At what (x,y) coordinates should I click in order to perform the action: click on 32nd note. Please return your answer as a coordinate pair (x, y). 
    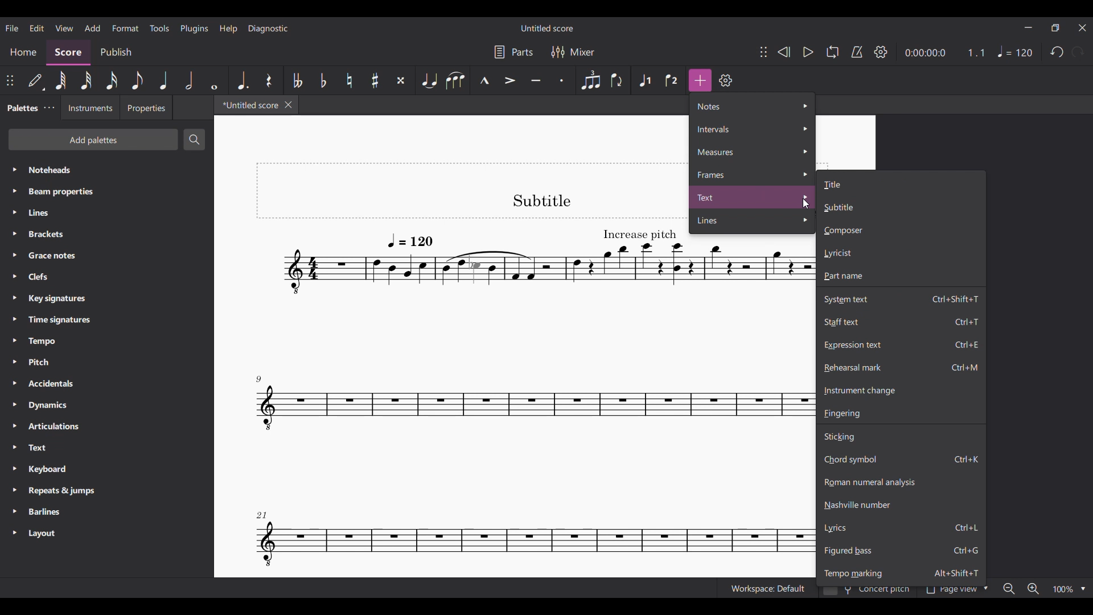
    Looking at the image, I should click on (86, 80).